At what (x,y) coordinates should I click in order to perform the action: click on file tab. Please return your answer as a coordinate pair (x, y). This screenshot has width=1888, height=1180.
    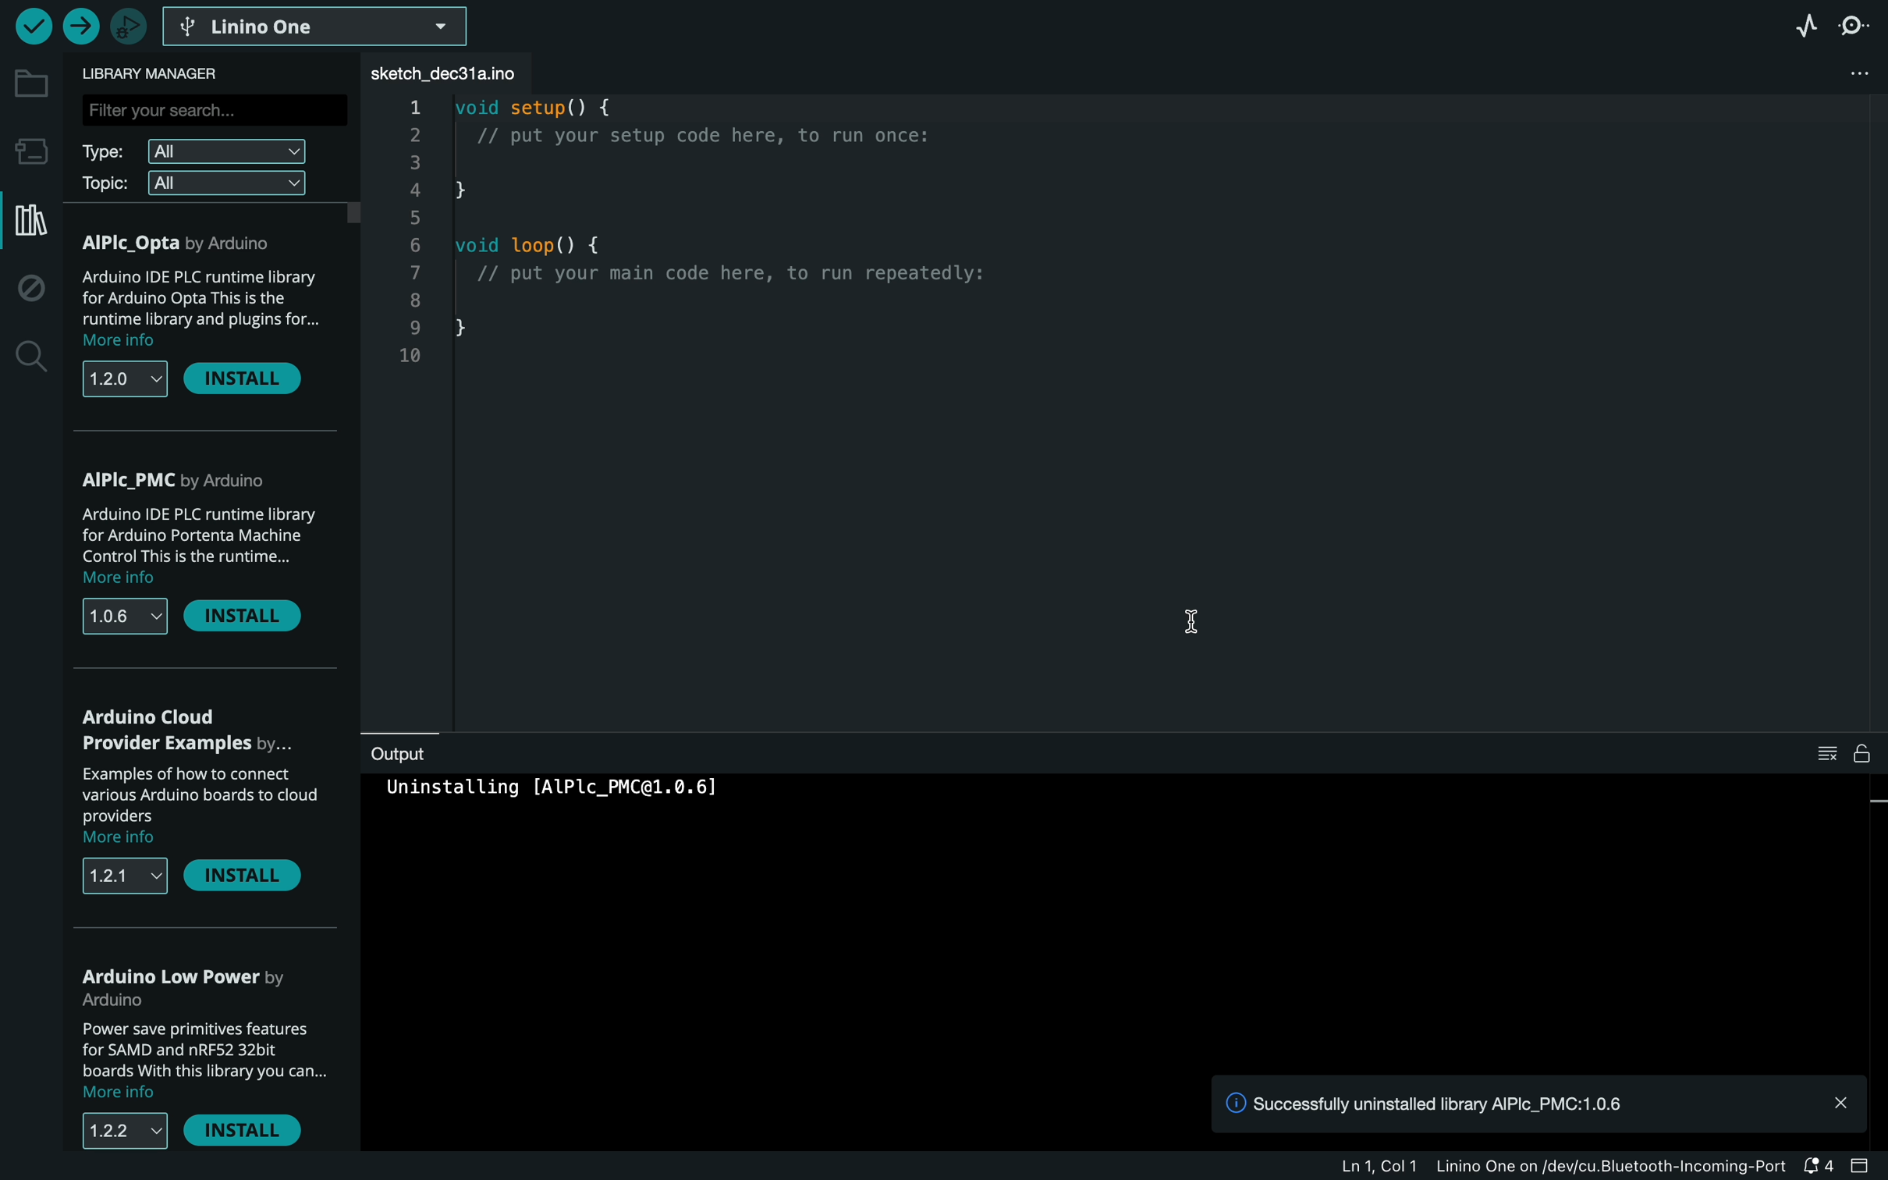
    Looking at the image, I should click on (453, 73).